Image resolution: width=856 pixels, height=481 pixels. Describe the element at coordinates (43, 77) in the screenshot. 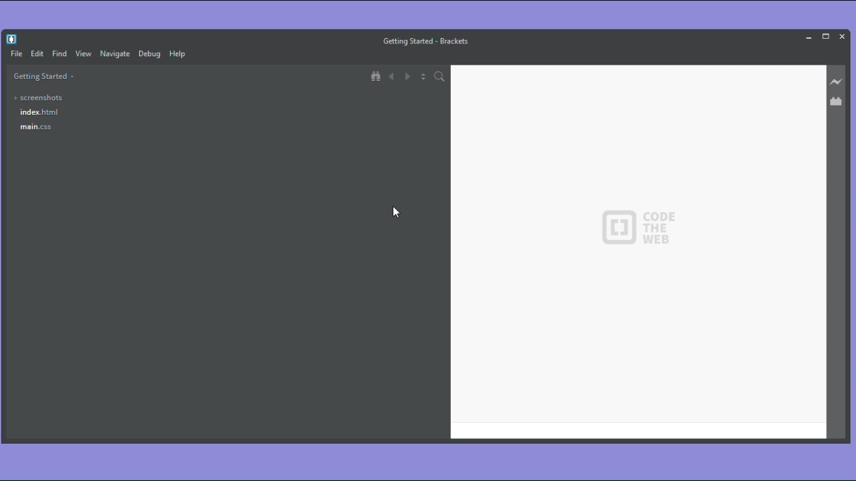

I see `Getting started` at that location.